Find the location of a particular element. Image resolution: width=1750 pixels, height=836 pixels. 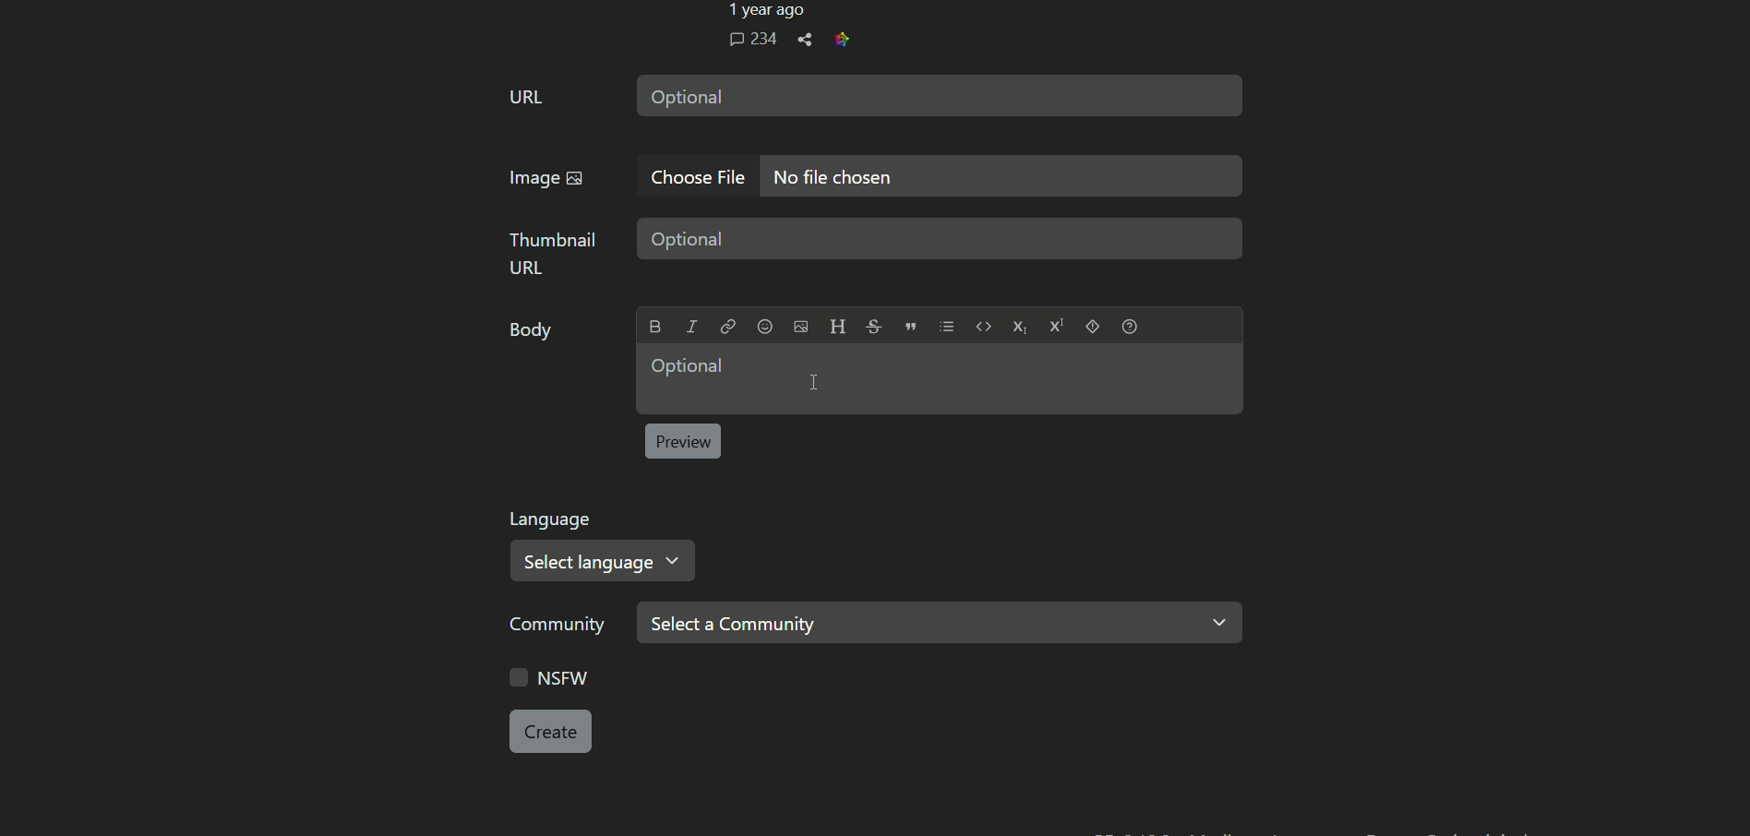

Share is located at coordinates (805, 40).